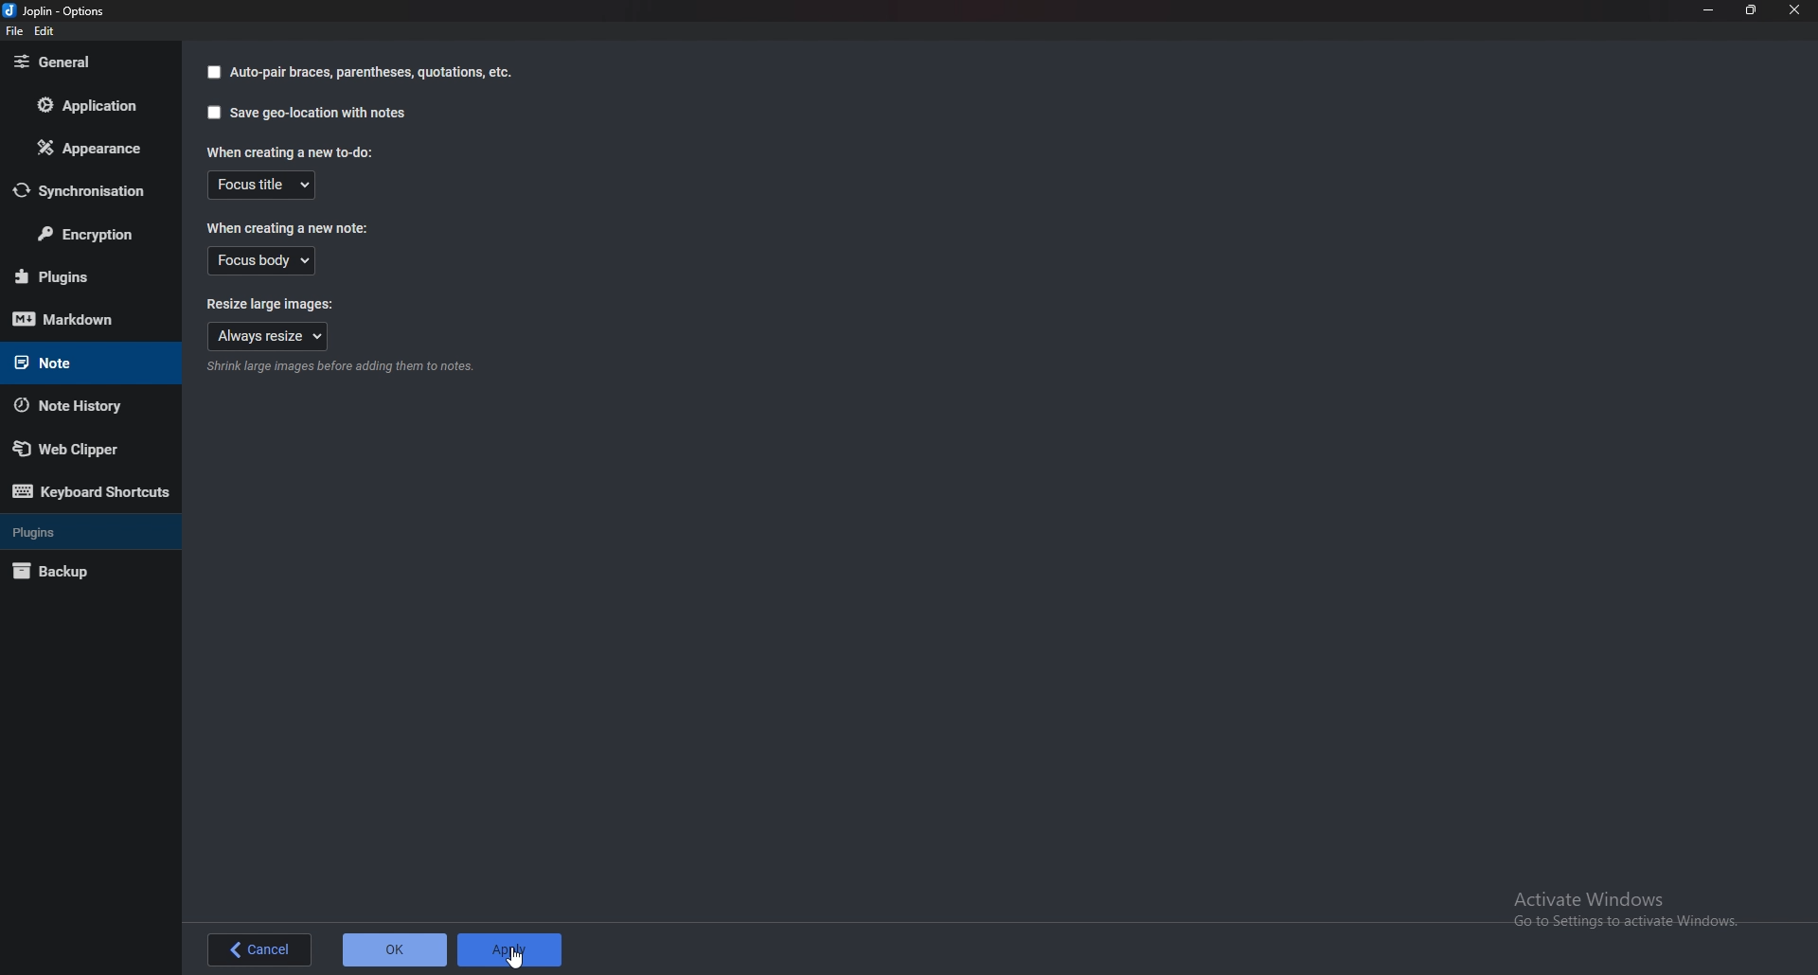 The height and width of the screenshot is (975, 1818). I want to click on ok, so click(394, 951).